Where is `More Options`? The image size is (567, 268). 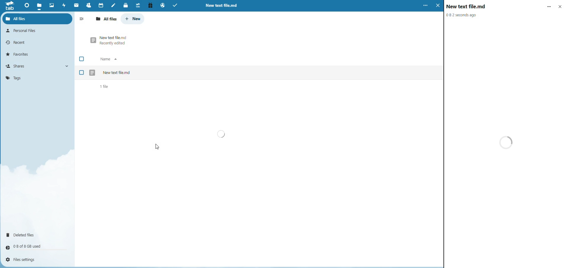
More Options is located at coordinates (549, 6).